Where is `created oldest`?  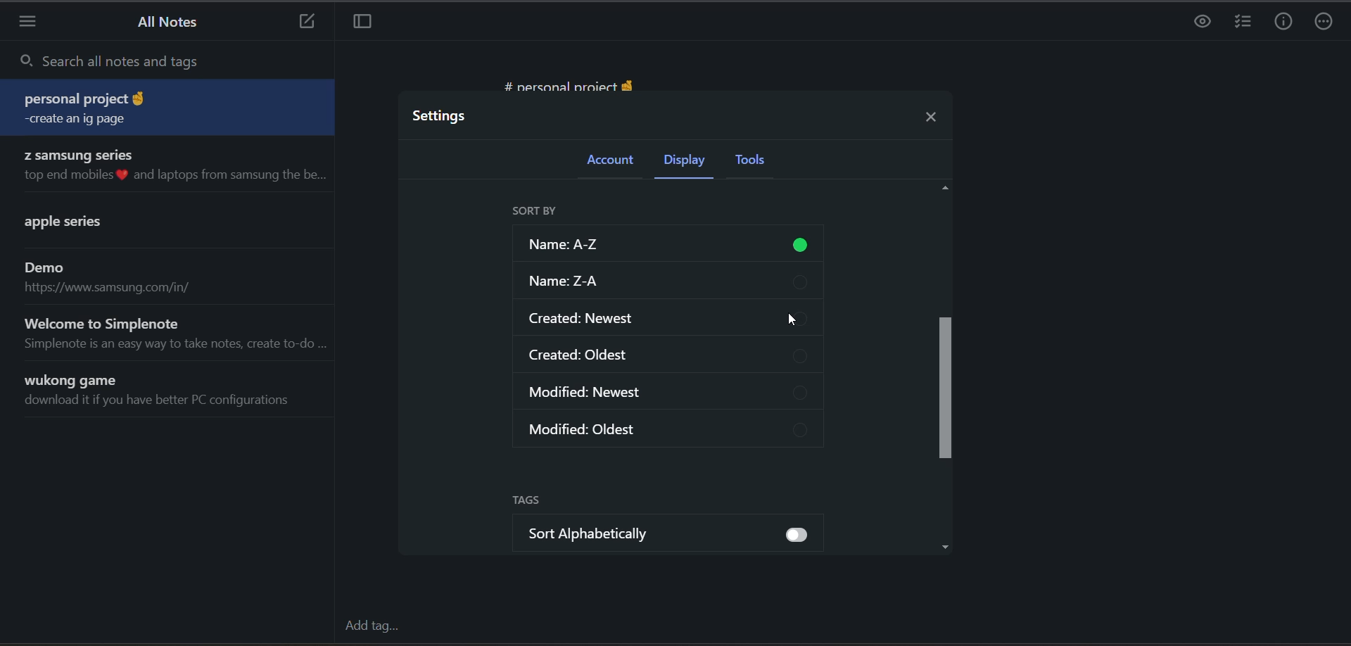 created oldest is located at coordinates (668, 353).